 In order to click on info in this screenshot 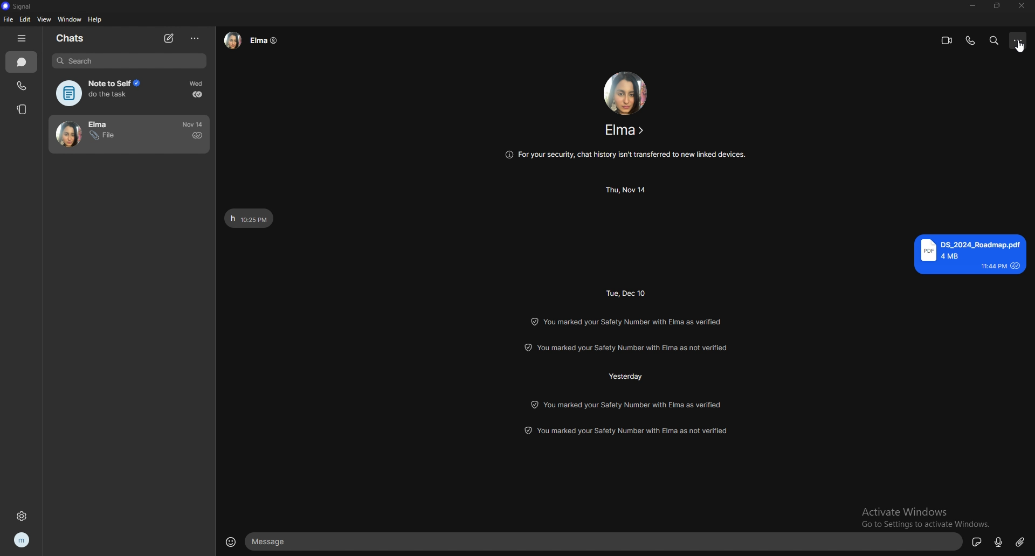, I will do `click(626, 154)`.